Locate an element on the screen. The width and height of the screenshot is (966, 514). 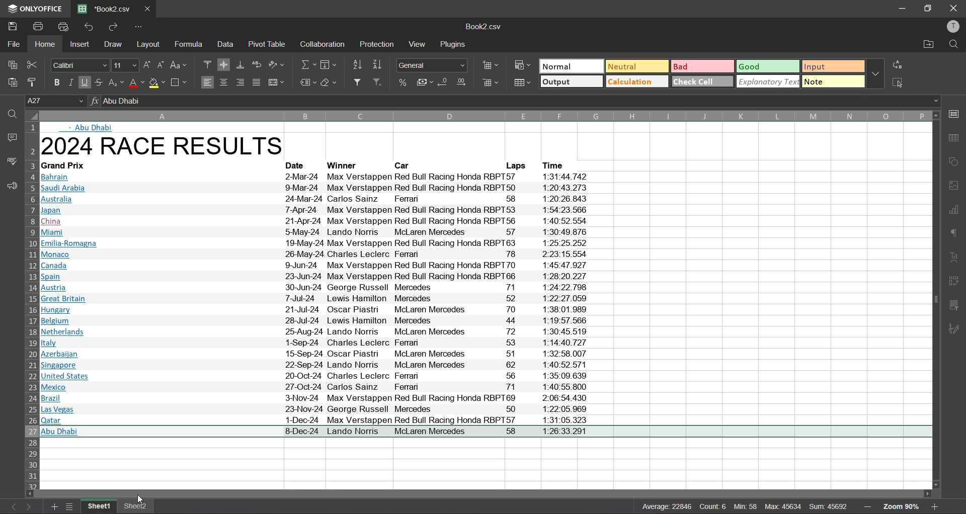
text info is located at coordinates (320, 309).